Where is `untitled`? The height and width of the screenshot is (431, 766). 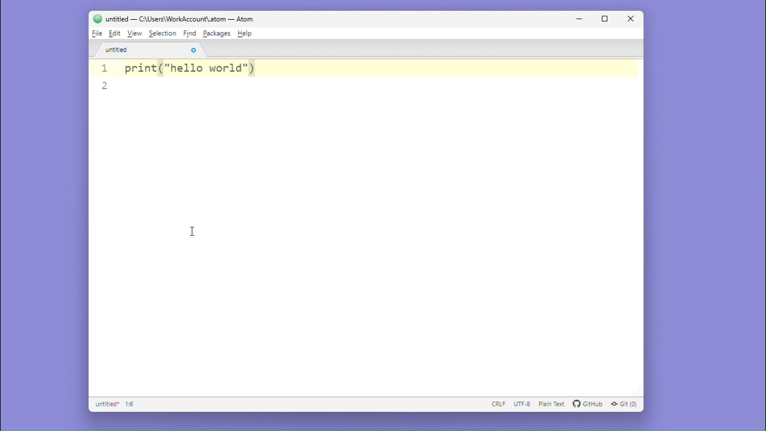
untitled is located at coordinates (153, 50).